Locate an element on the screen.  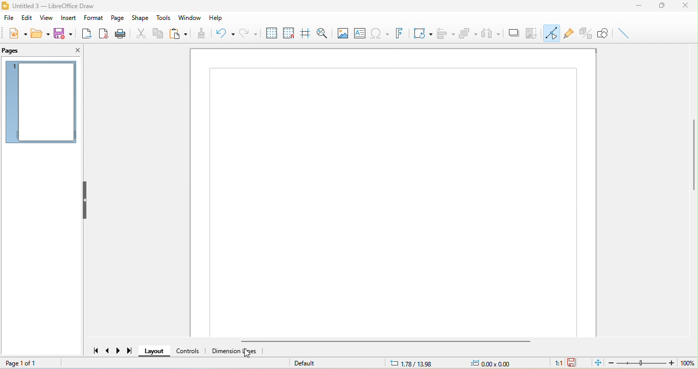
clone formatting is located at coordinates (201, 34).